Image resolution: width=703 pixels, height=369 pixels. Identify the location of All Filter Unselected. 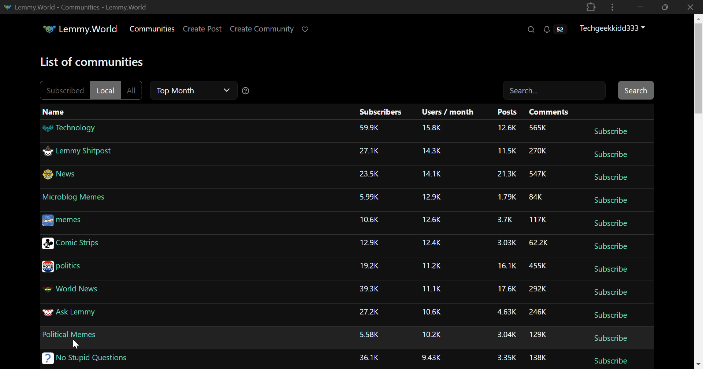
(132, 90).